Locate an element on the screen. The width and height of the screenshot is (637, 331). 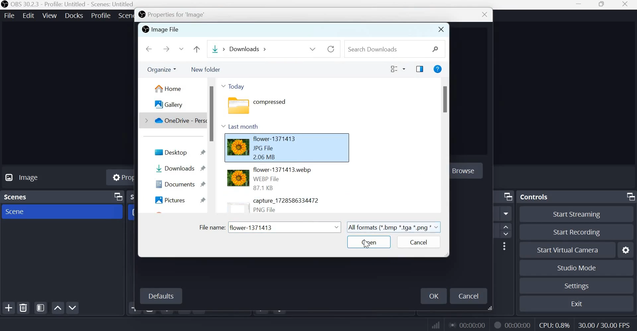
scrollbar is located at coordinates (212, 146).